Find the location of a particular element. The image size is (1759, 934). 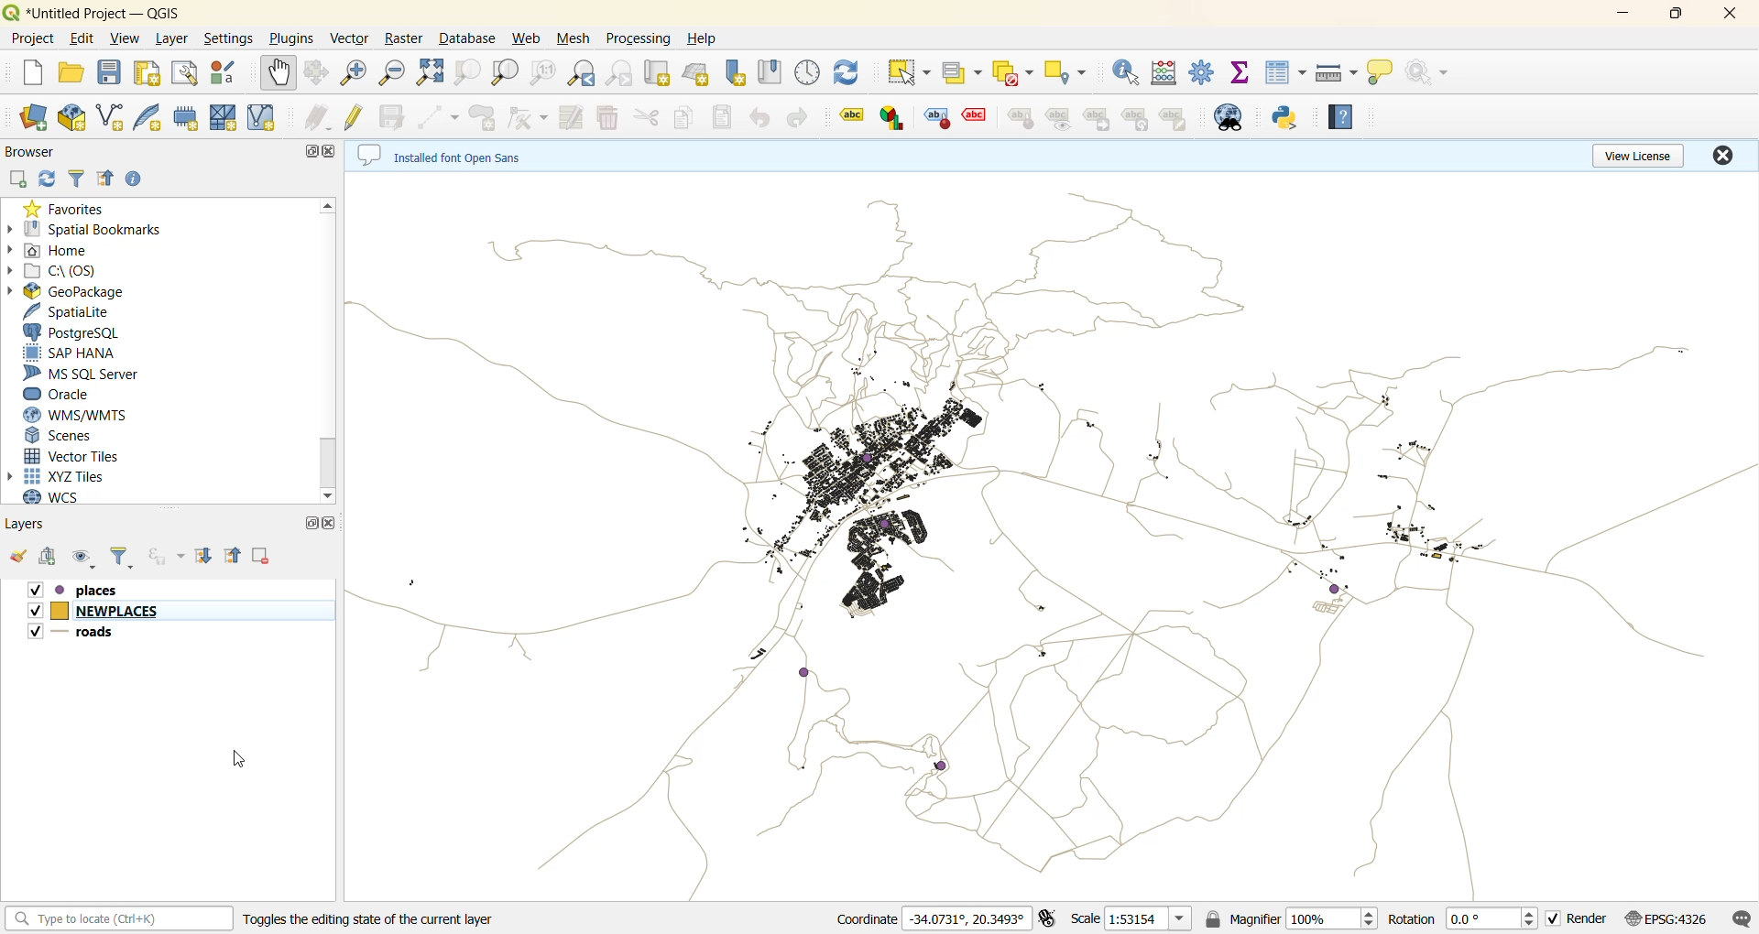

zoom native is located at coordinates (545, 76).